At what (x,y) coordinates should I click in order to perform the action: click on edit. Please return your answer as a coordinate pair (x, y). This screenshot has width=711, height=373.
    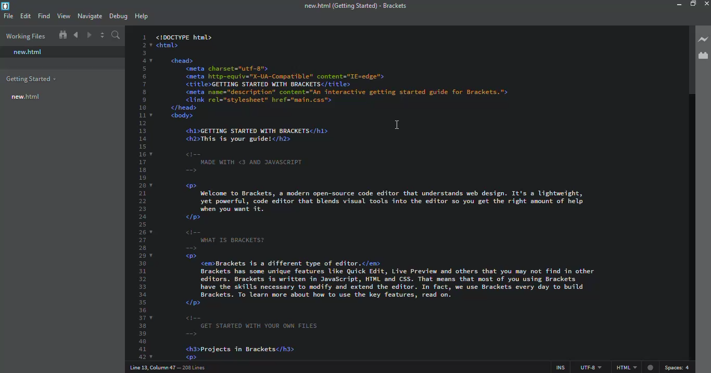
    Looking at the image, I should click on (26, 16).